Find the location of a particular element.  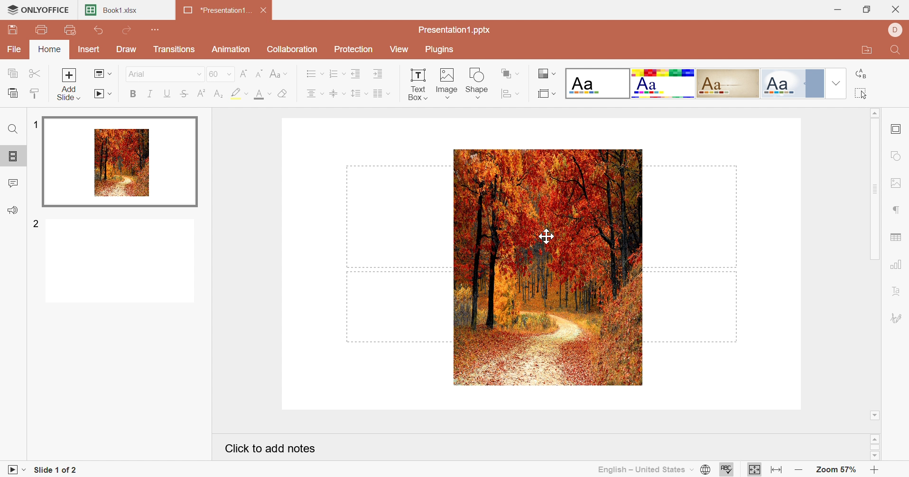

Slide 1 is located at coordinates (121, 163).